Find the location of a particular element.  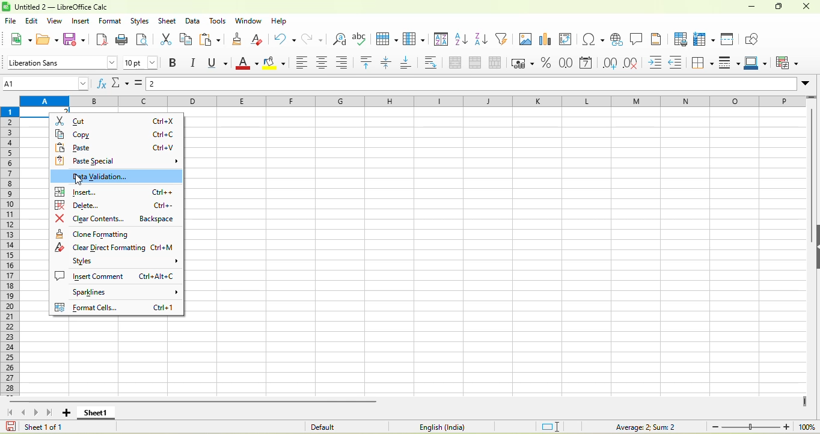

cut is located at coordinates (164, 40).